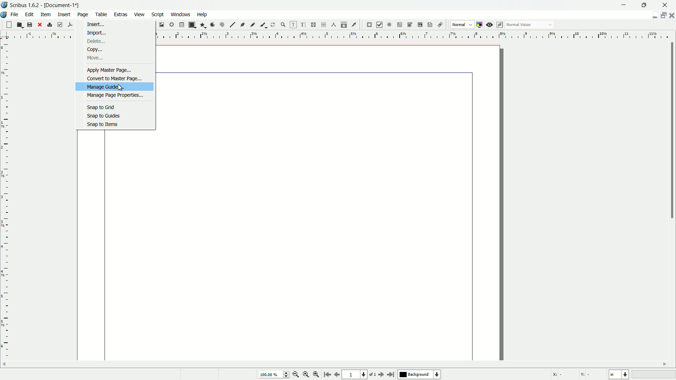 This screenshot has width=676, height=380. I want to click on delete, so click(96, 42).